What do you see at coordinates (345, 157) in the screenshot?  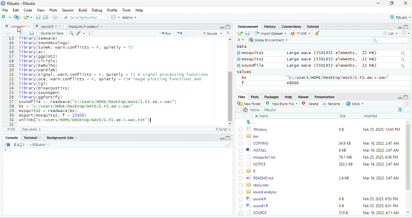 I see `76.1 MB` at bounding box center [345, 157].